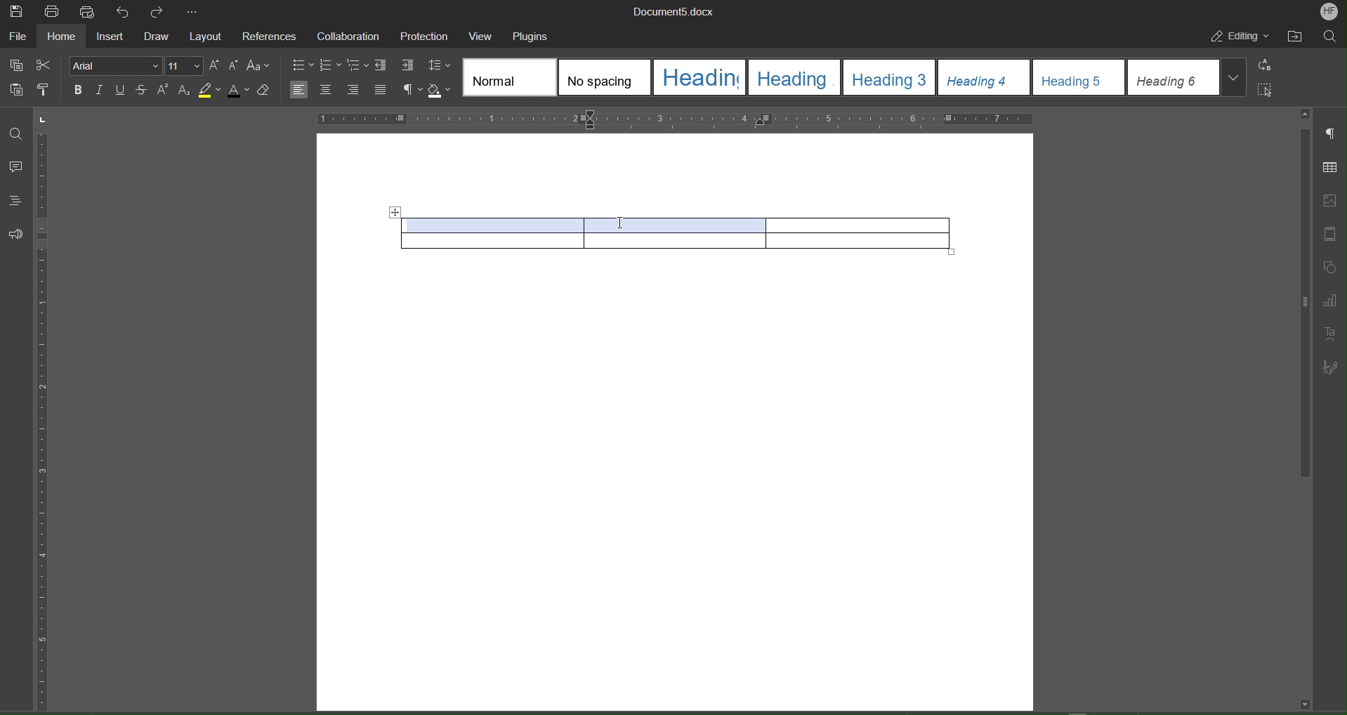 The width and height of the screenshot is (1347, 715). What do you see at coordinates (591, 223) in the screenshot?
I see `Selected Cells` at bounding box center [591, 223].